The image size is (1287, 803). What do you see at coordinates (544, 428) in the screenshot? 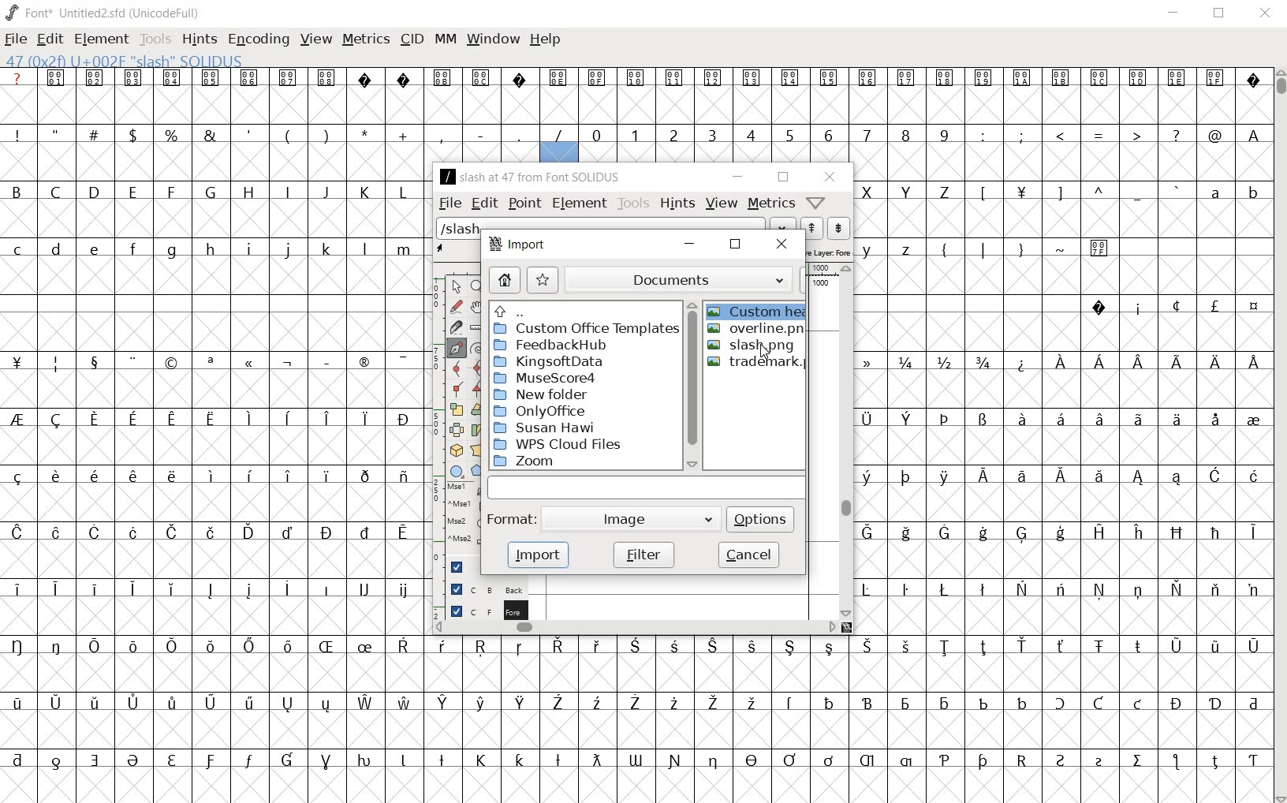
I see `Susan Hawi` at bounding box center [544, 428].